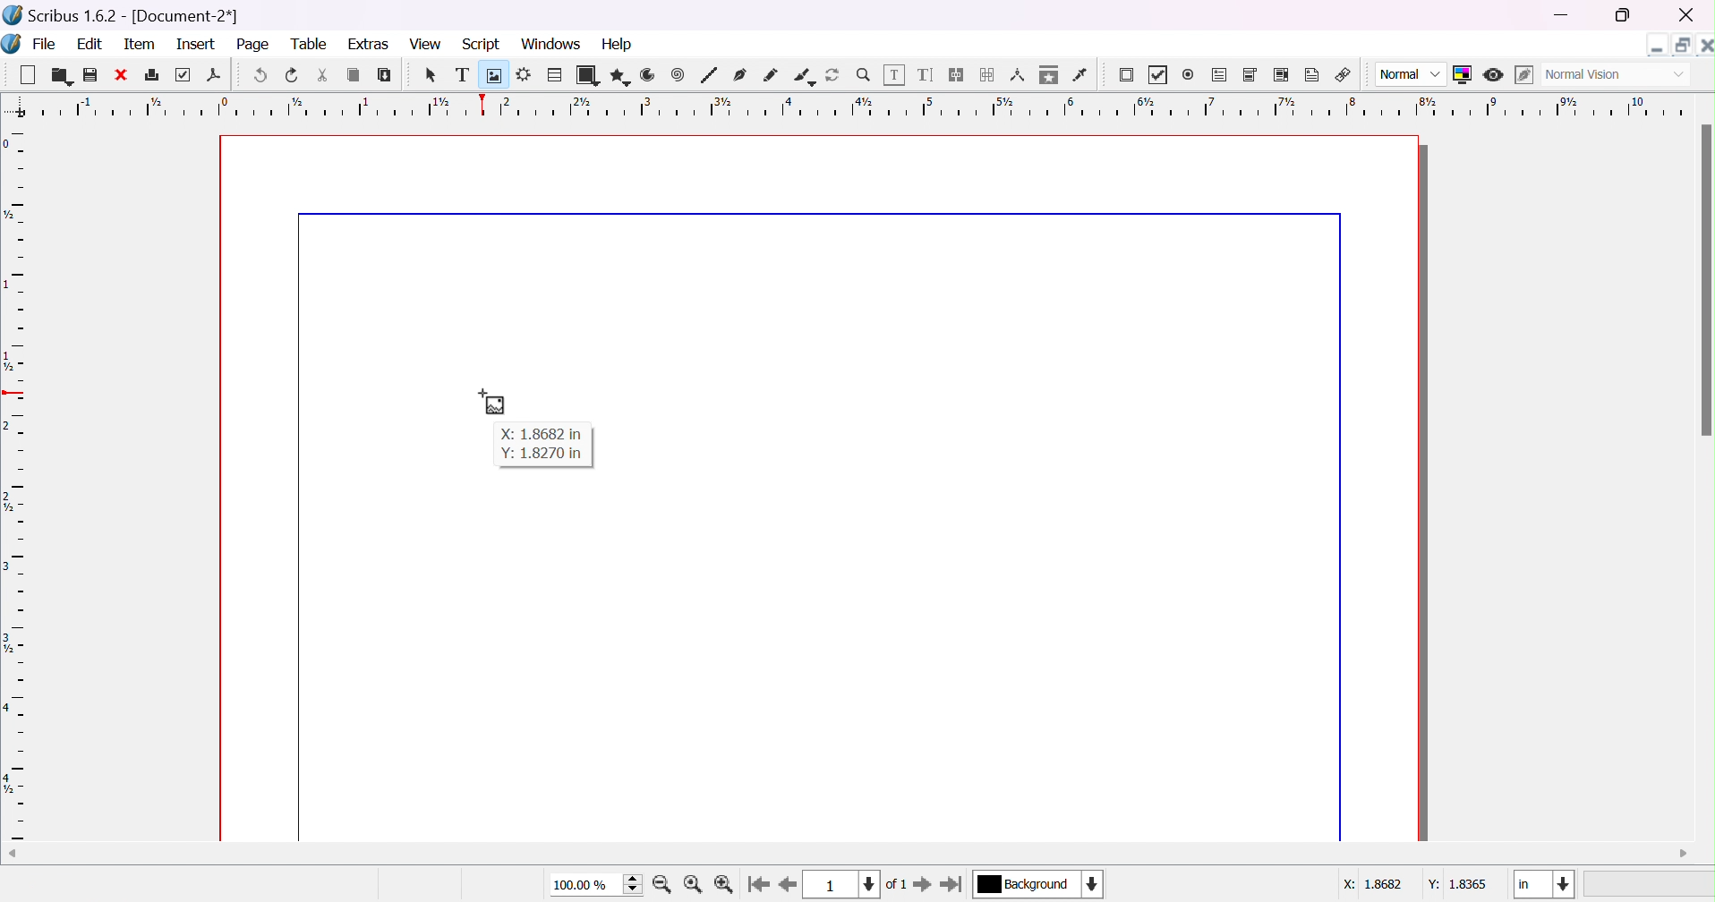 The image size is (1715, 902). What do you see at coordinates (354, 75) in the screenshot?
I see `copy` at bounding box center [354, 75].